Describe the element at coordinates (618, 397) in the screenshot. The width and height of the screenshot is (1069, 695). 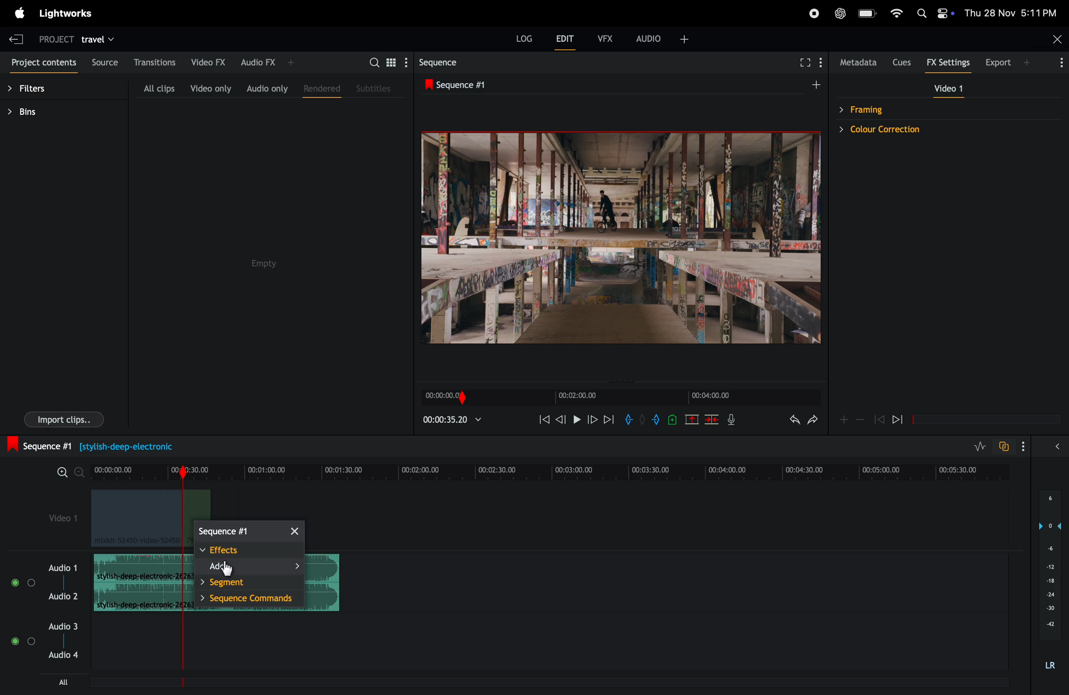
I see `time frames` at that location.